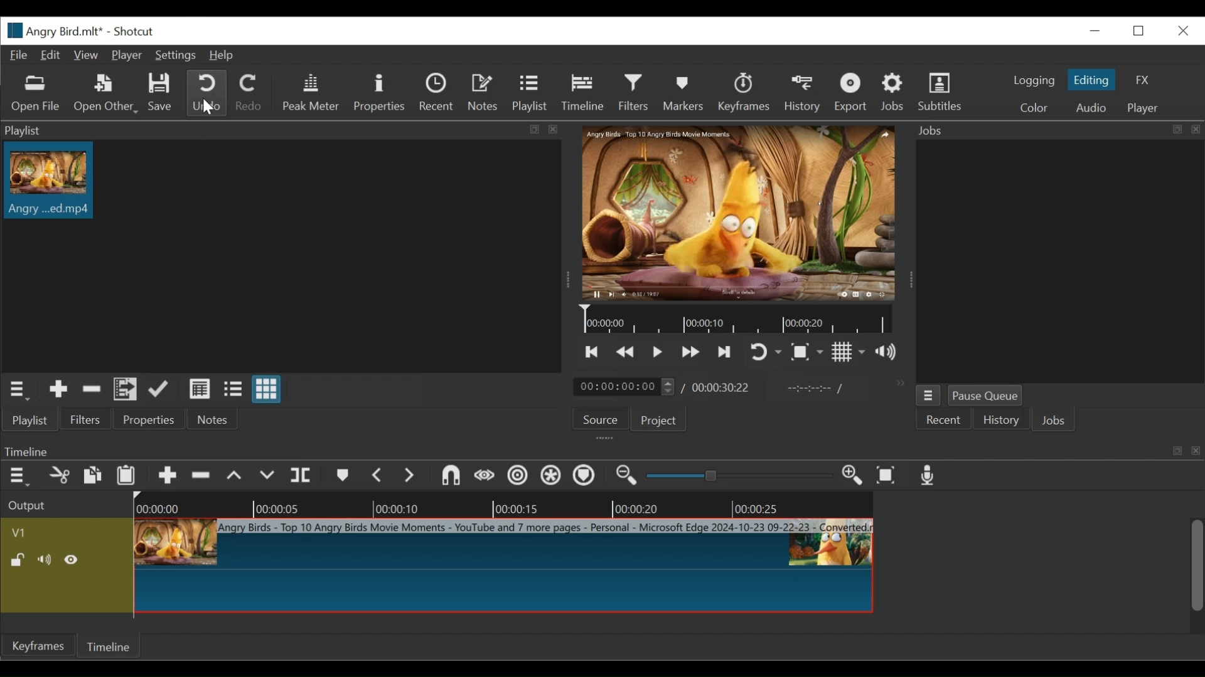 This screenshot has width=1205, height=677. I want to click on snap, so click(451, 475).